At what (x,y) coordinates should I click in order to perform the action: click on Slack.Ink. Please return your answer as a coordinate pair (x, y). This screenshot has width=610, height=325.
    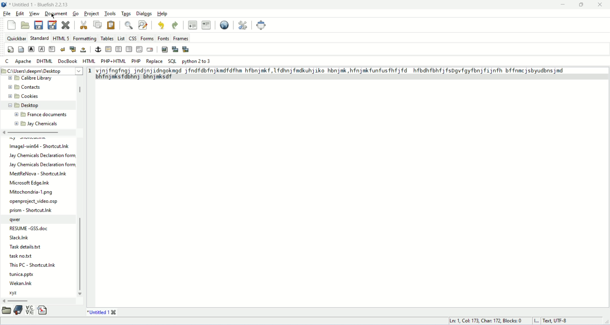
    Looking at the image, I should click on (17, 238).